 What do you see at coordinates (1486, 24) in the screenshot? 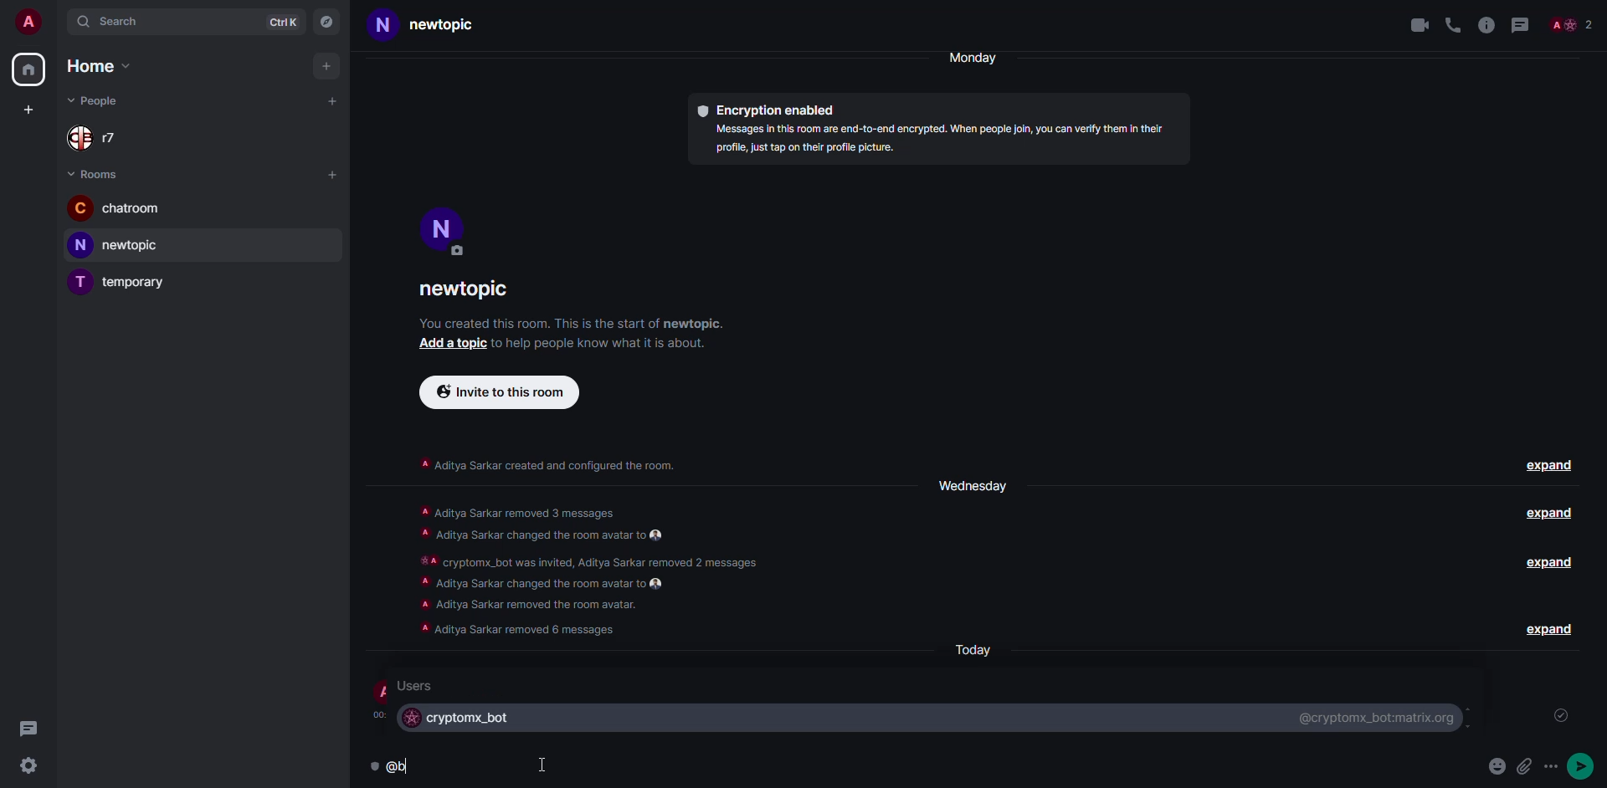
I see `info` at bounding box center [1486, 24].